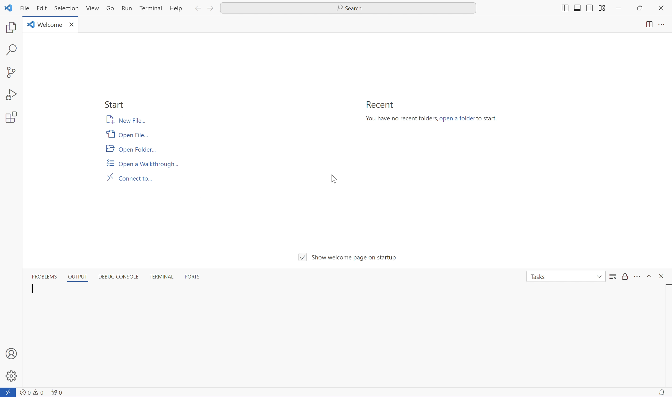 Image resolution: width=672 pixels, height=397 pixels. Describe the element at coordinates (199, 9) in the screenshot. I see `back` at that location.